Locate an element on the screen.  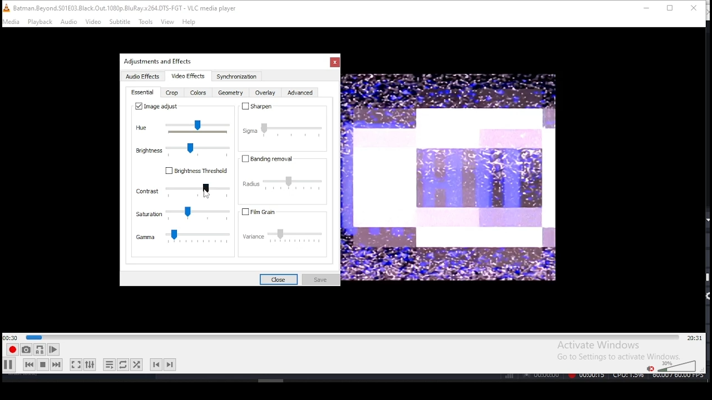
advanced is located at coordinates (300, 94).